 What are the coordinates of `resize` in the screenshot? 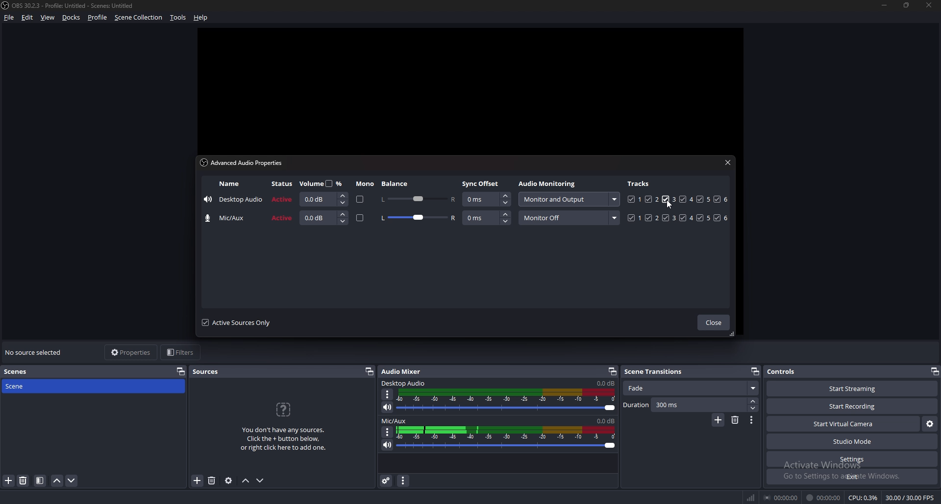 It's located at (908, 6).